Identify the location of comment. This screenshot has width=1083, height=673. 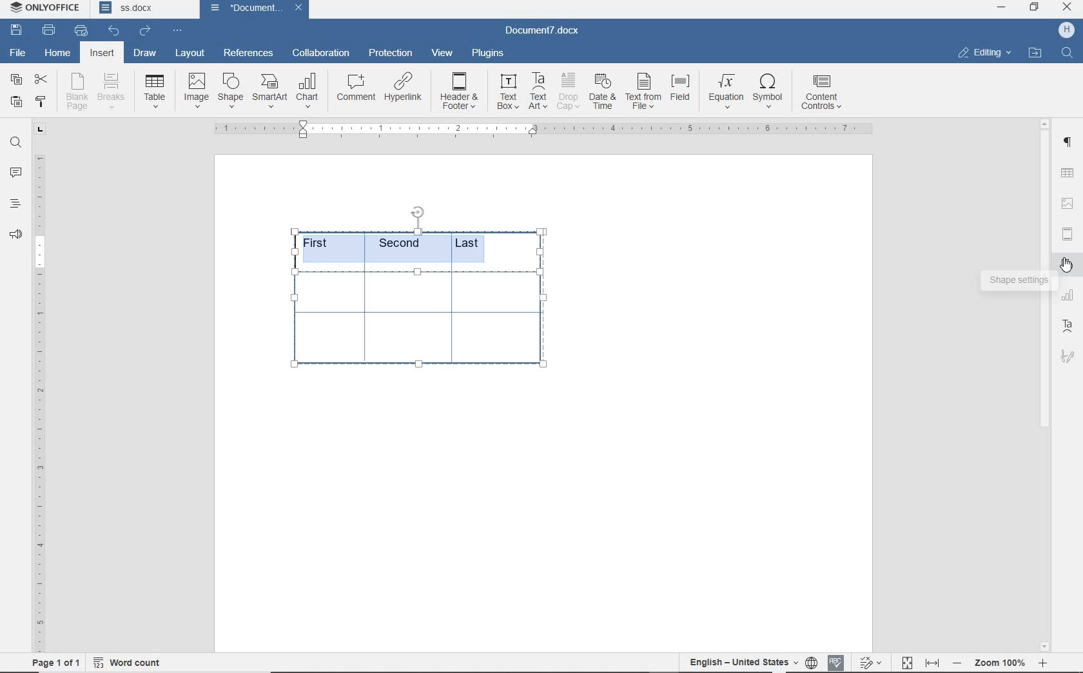
(355, 90).